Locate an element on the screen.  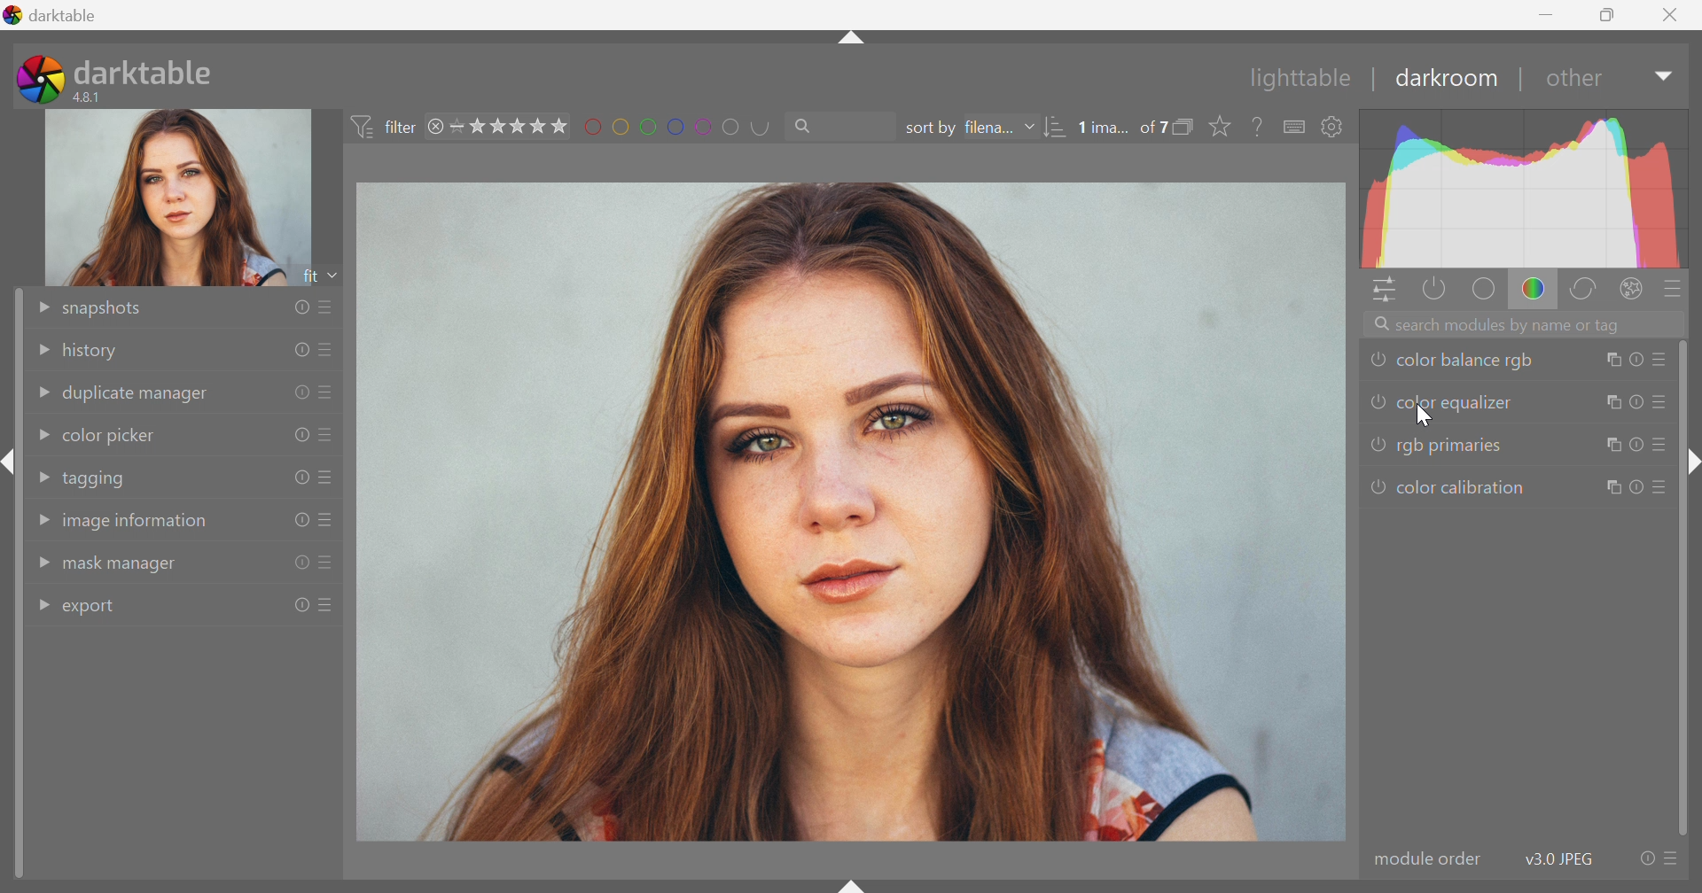
effect is located at coordinates (1632, 287).